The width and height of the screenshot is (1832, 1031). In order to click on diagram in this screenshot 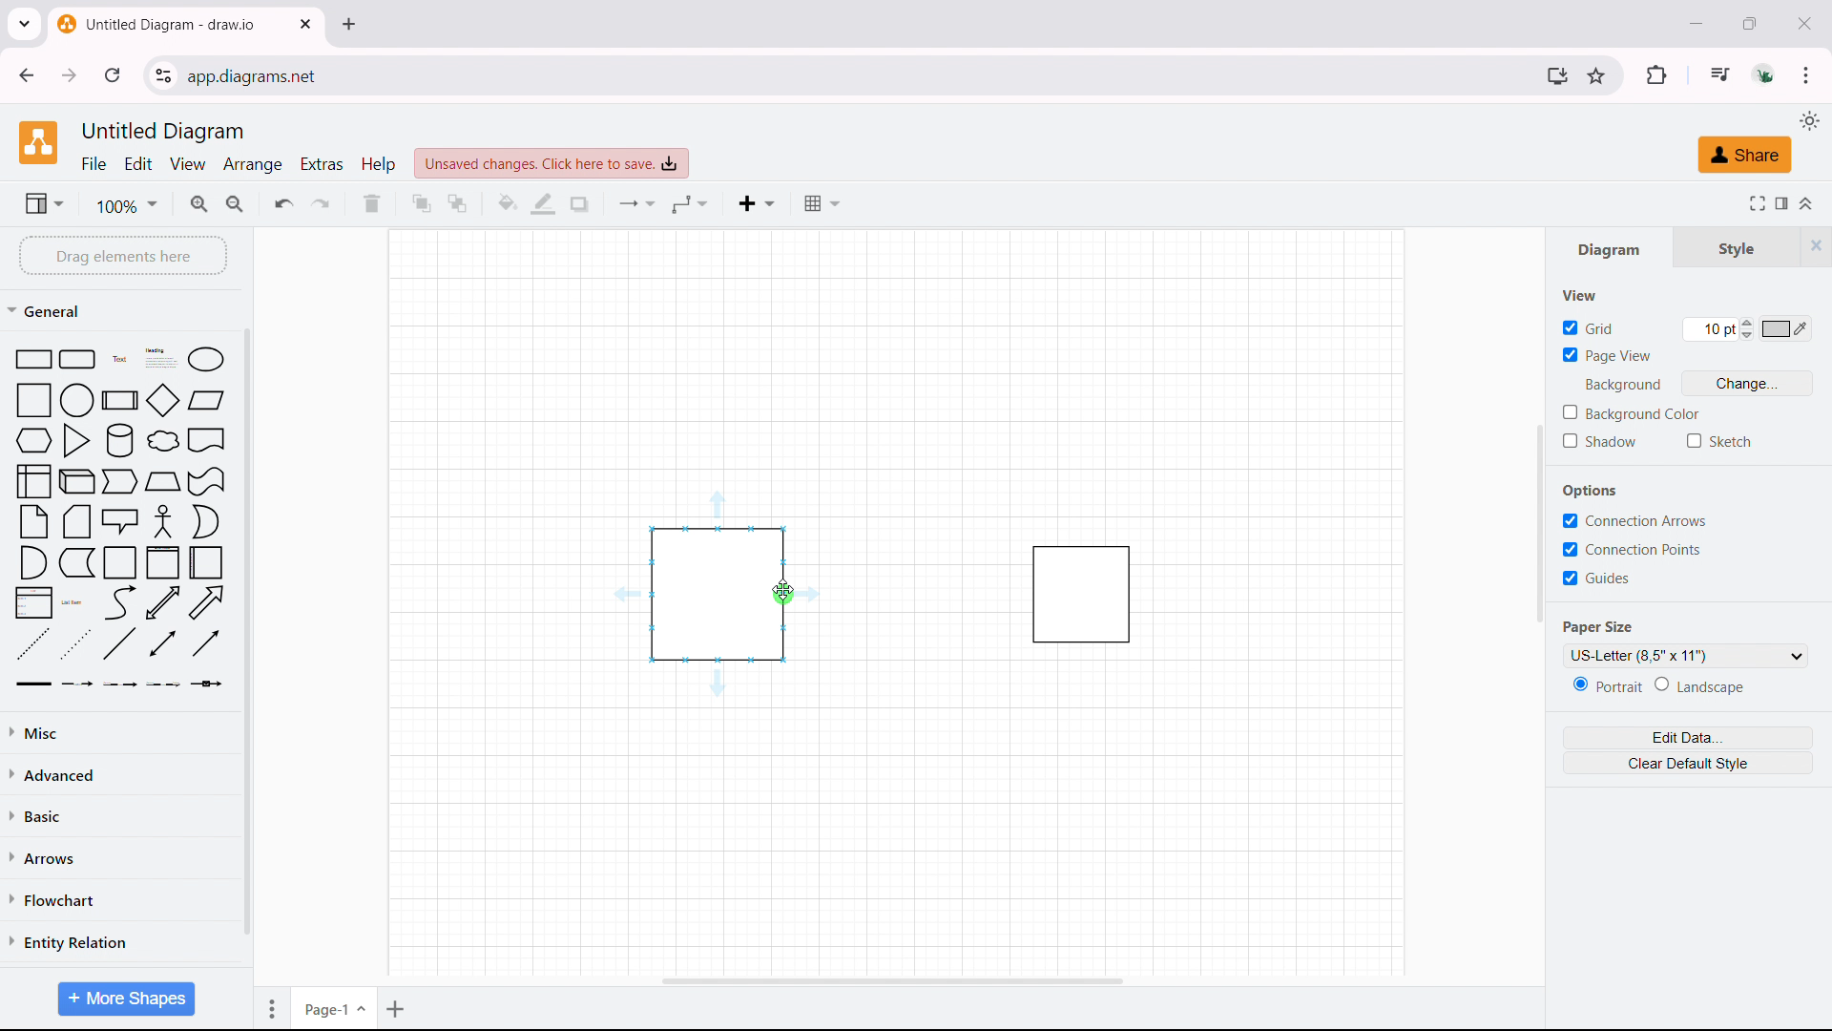, I will do `click(1613, 250)`.